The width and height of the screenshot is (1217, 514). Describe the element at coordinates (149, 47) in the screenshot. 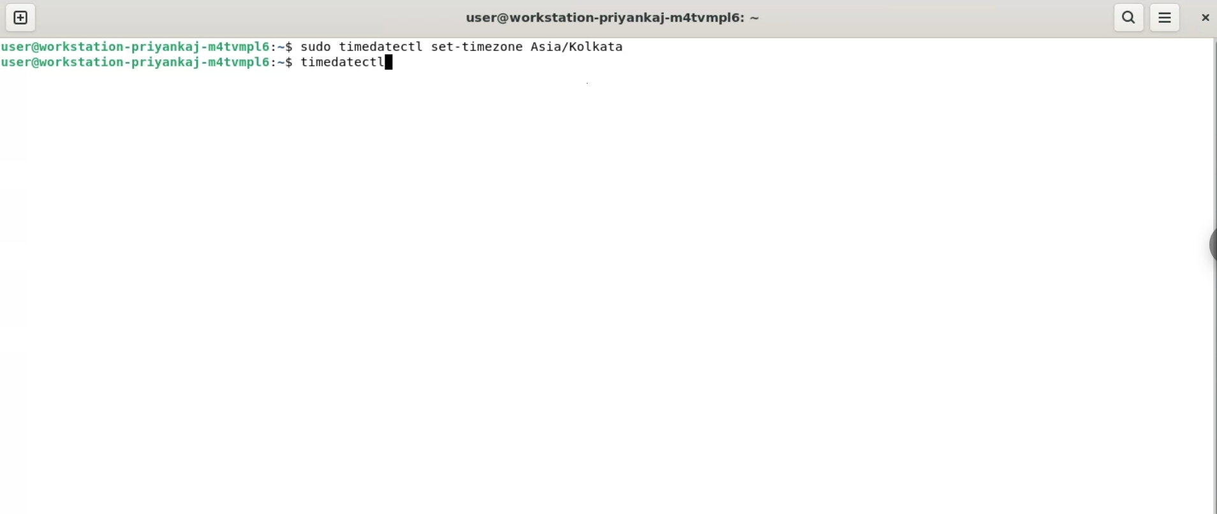

I see `user@workstation-priyankaj-matvmplé:~$` at that location.